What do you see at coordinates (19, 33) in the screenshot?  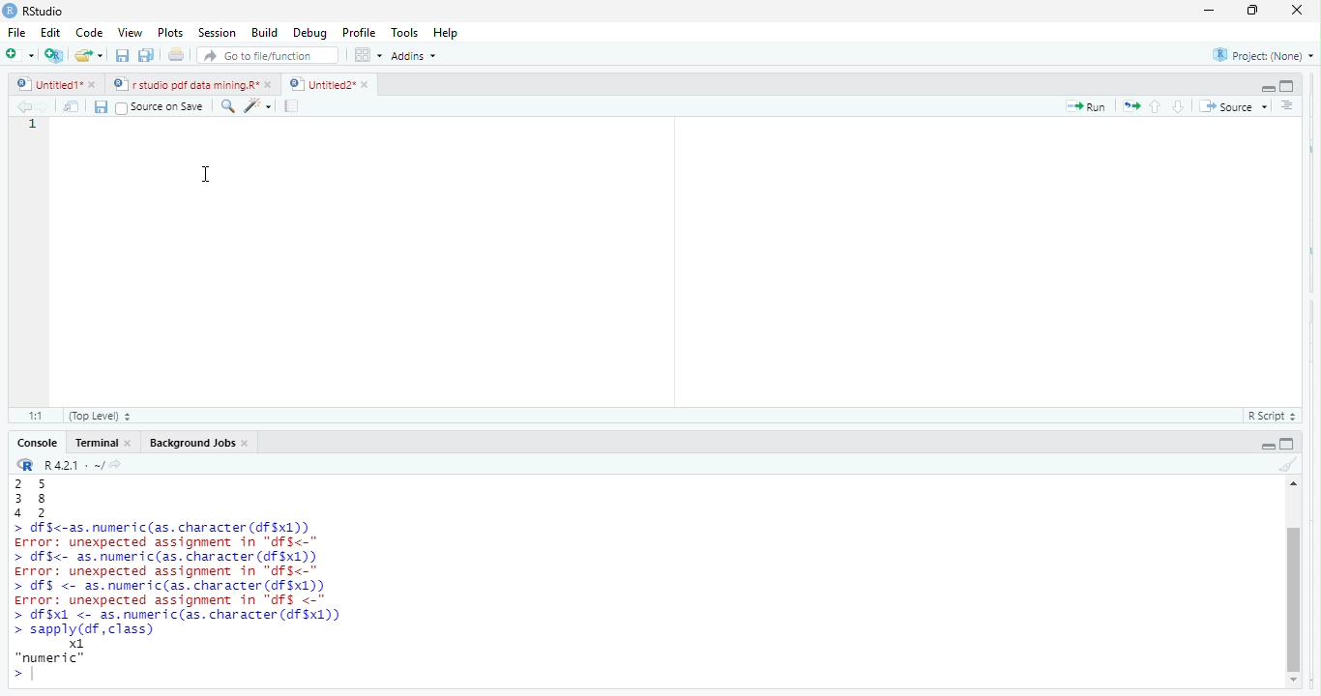 I see `file` at bounding box center [19, 33].